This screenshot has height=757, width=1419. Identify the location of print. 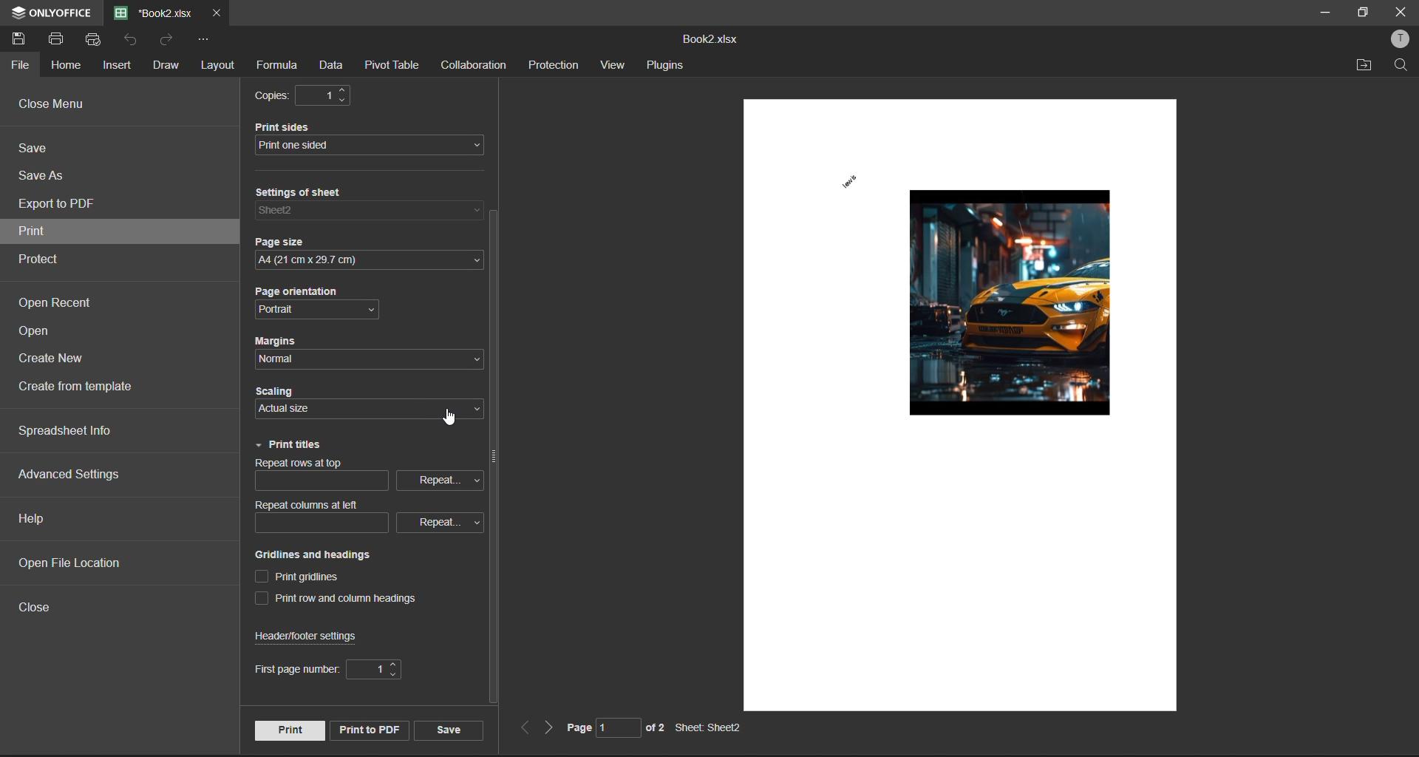
(288, 730).